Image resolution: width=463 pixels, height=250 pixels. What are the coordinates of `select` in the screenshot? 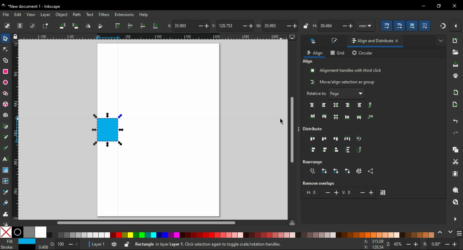 It's located at (6, 39).